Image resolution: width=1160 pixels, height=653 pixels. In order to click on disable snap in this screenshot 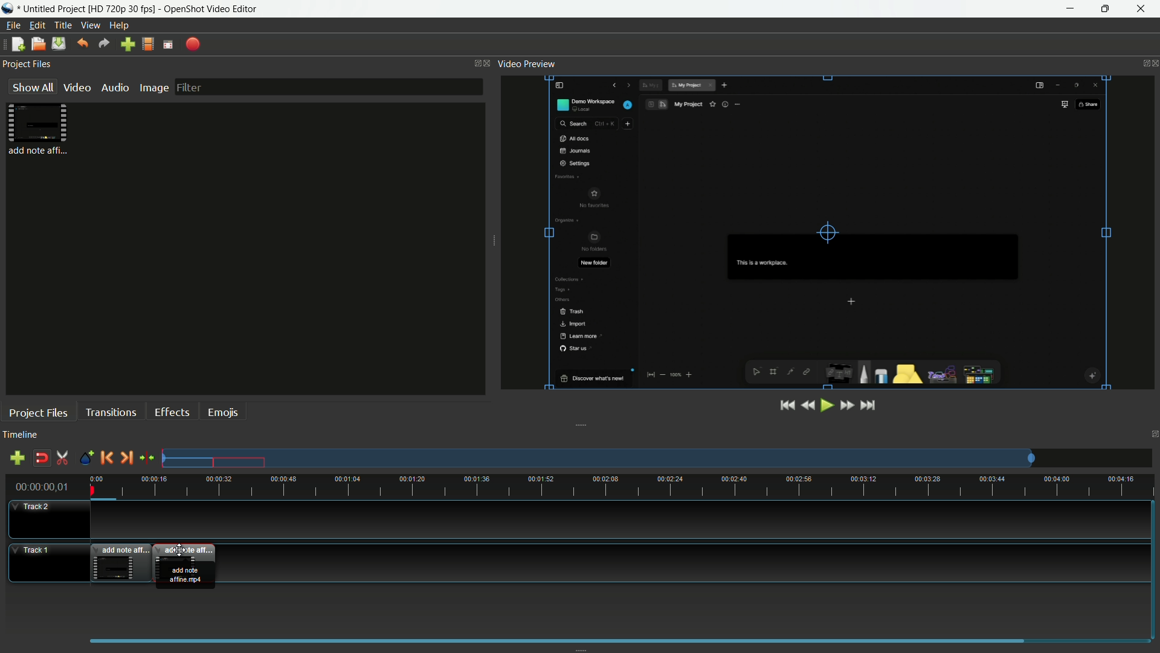, I will do `click(40, 458)`.